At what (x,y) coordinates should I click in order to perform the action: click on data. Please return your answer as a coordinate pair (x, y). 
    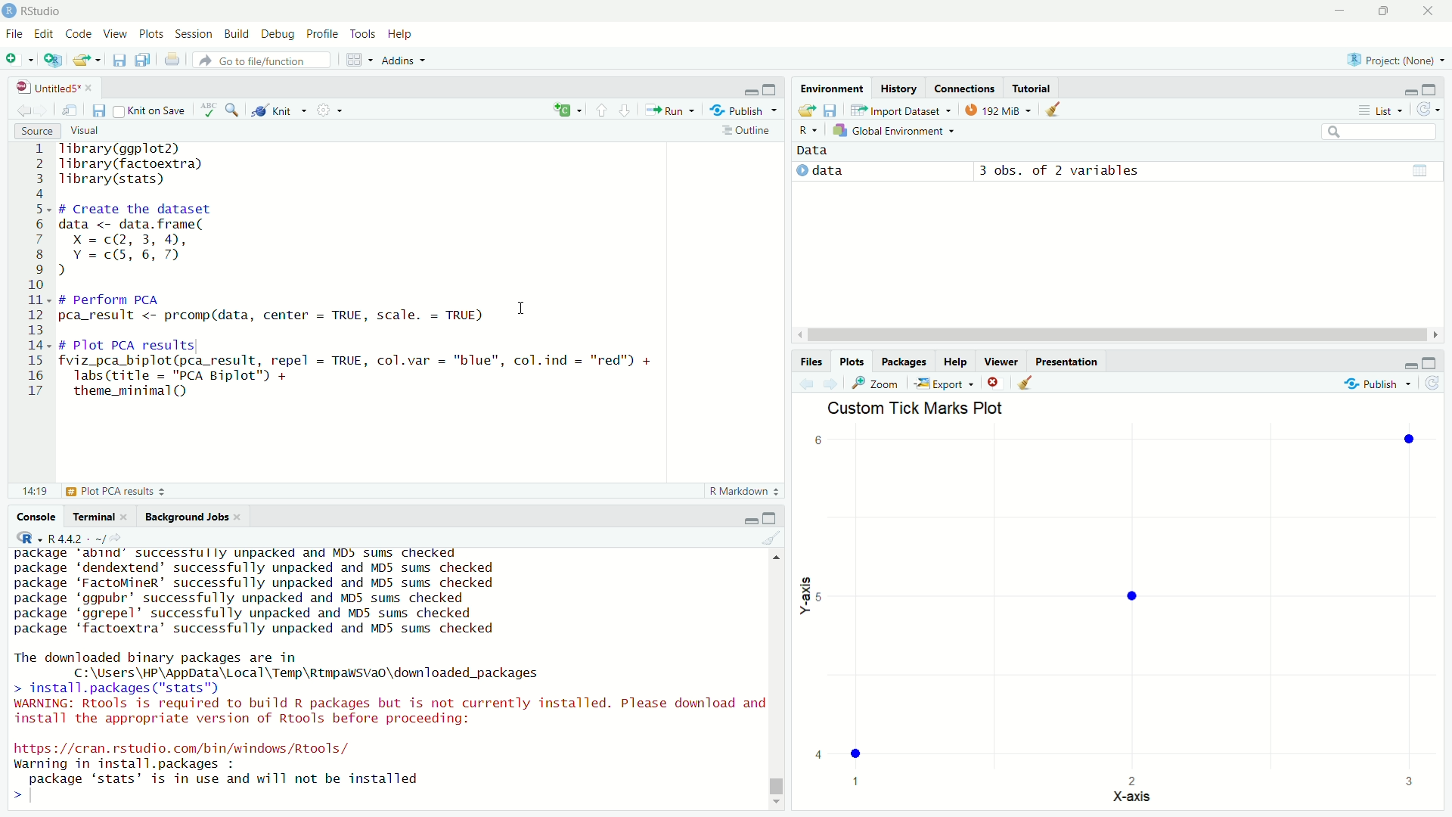
    Looking at the image, I should click on (815, 151).